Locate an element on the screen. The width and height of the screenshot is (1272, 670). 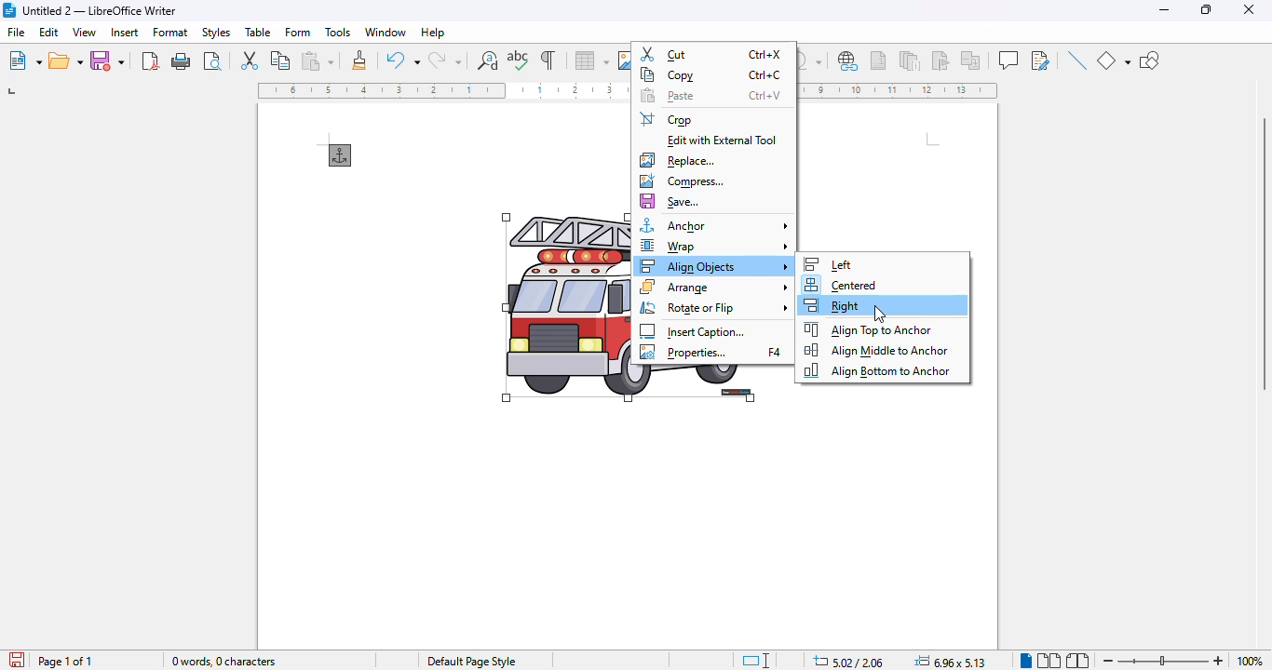
multi-page view is located at coordinates (1049, 661).